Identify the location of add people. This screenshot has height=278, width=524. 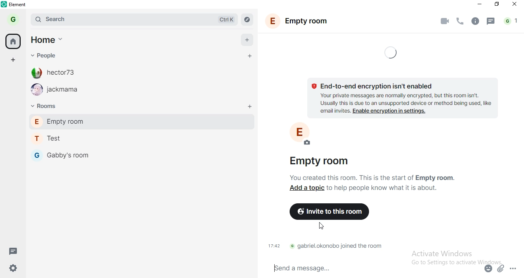
(249, 56).